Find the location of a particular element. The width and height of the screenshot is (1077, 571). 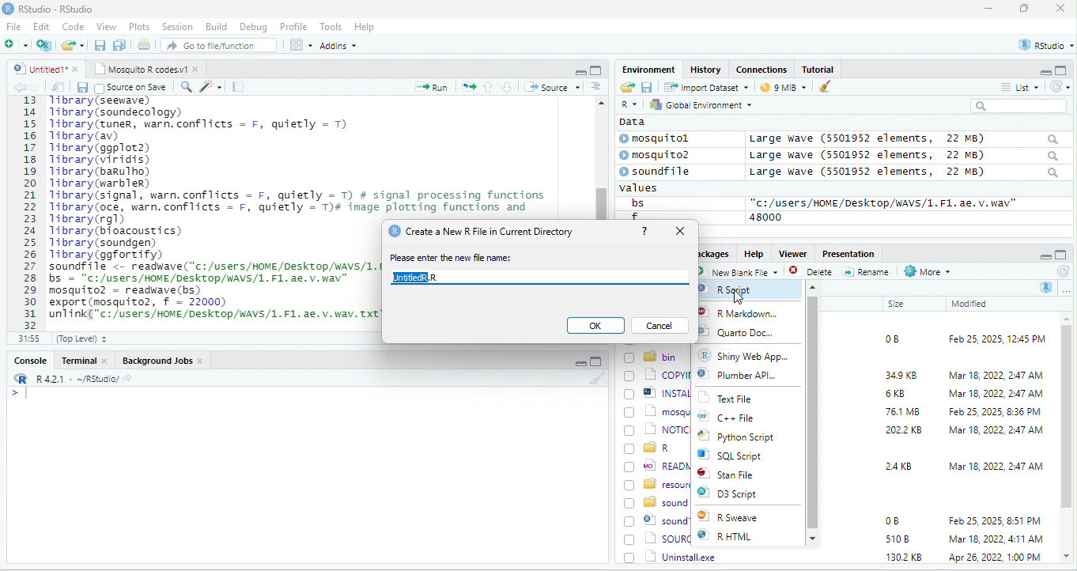

scroll bar is located at coordinates (1067, 438).